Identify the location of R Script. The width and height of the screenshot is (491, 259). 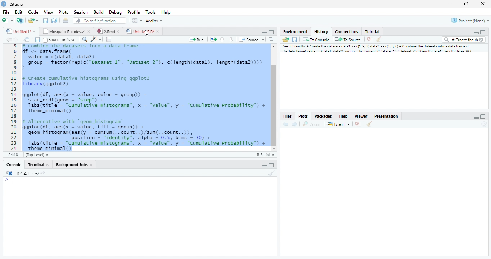
(266, 155).